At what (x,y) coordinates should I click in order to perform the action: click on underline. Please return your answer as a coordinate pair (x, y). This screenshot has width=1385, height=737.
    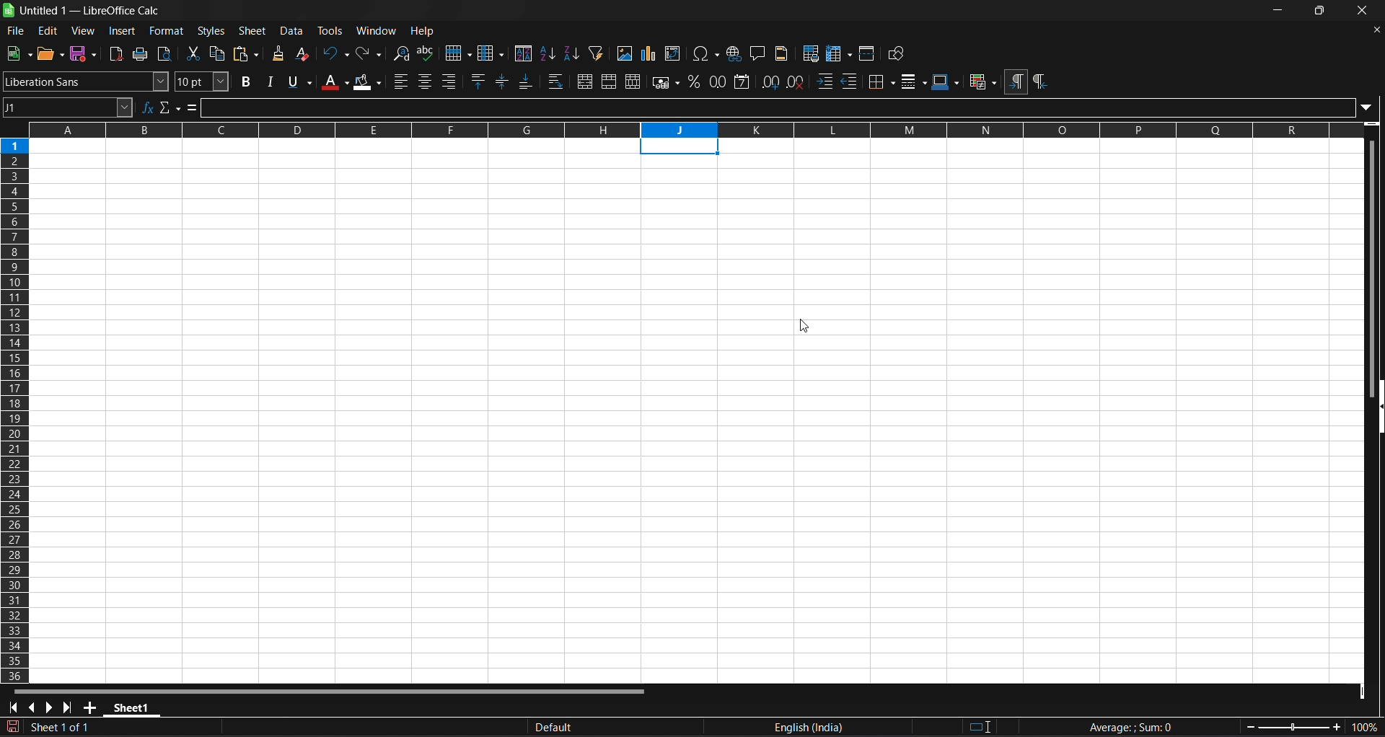
    Looking at the image, I should click on (300, 81).